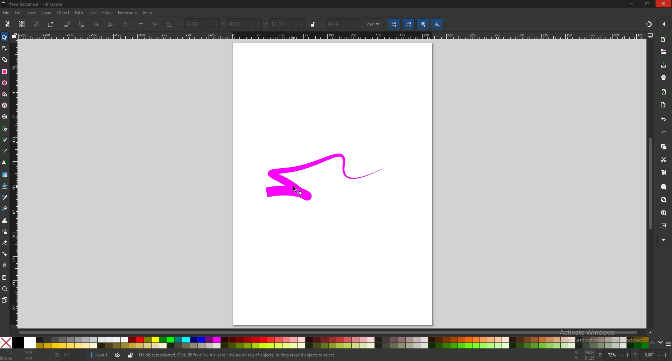 The image size is (672, 361). Describe the element at coordinates (118, 355) in the screenshot. I see `toggle visibility` at that location.